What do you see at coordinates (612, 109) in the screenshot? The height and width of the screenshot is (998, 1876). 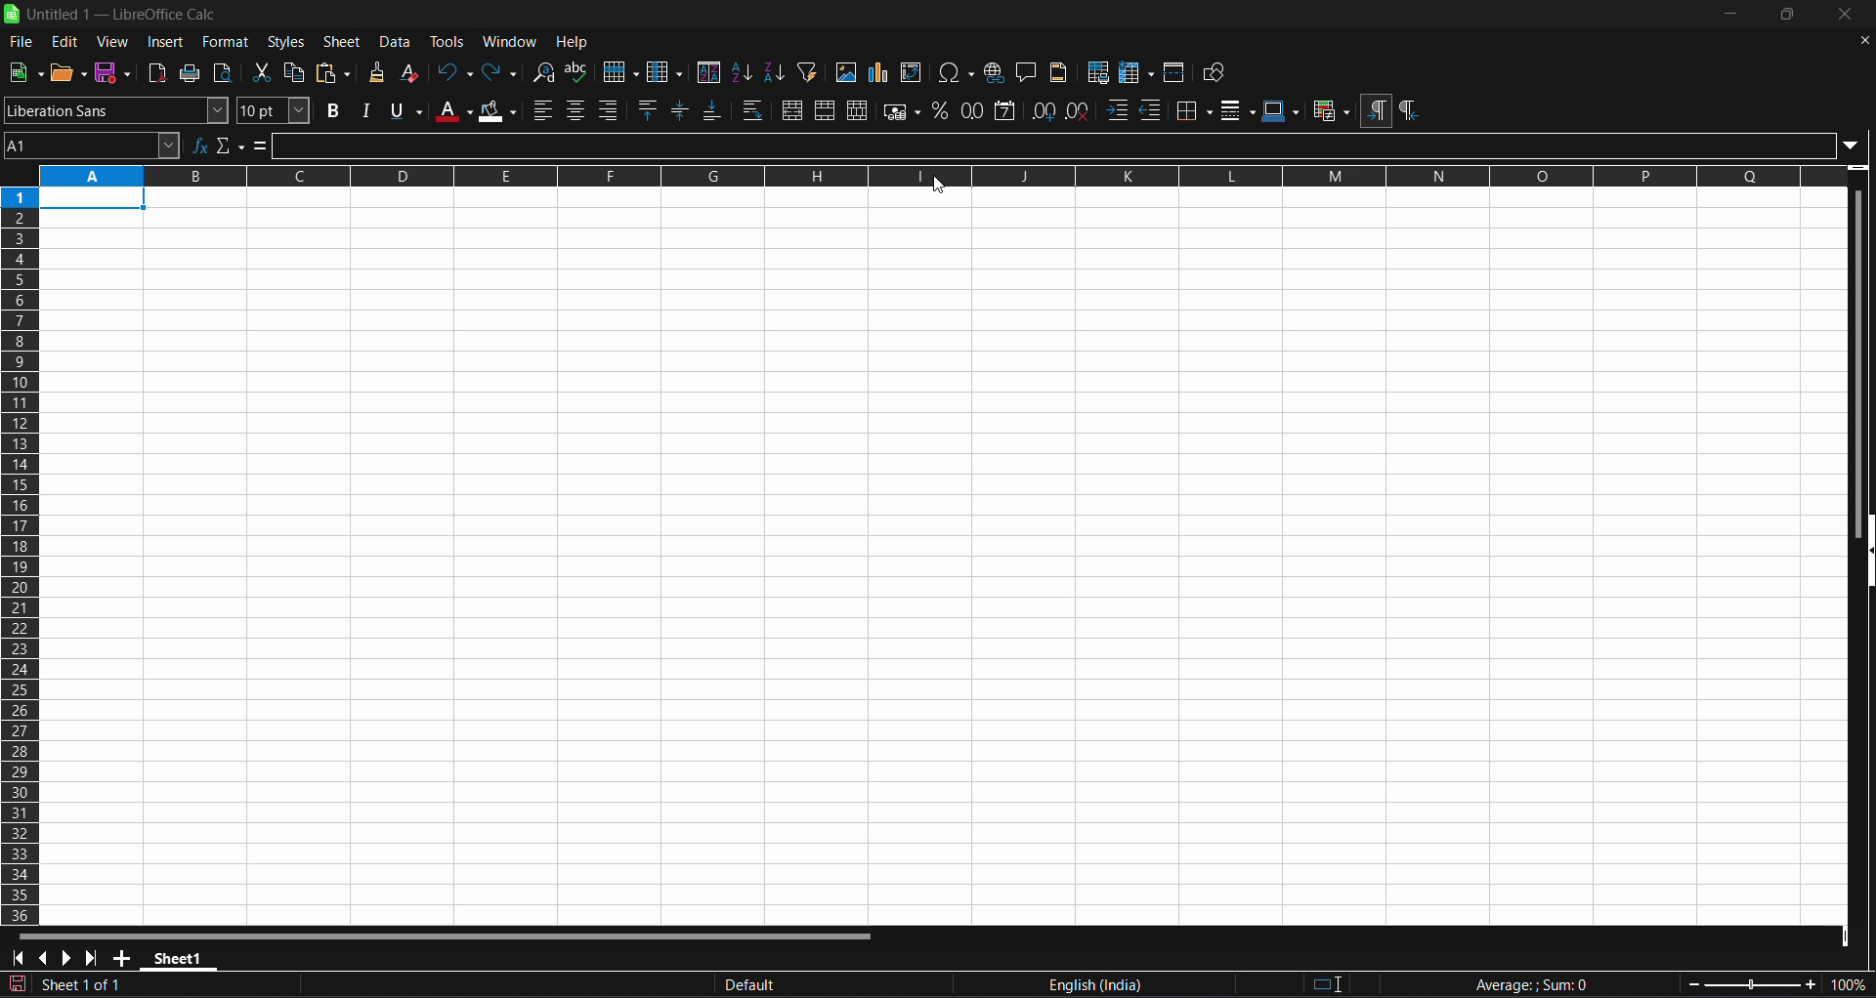 I see `align right` at bounding box center [612, 109].